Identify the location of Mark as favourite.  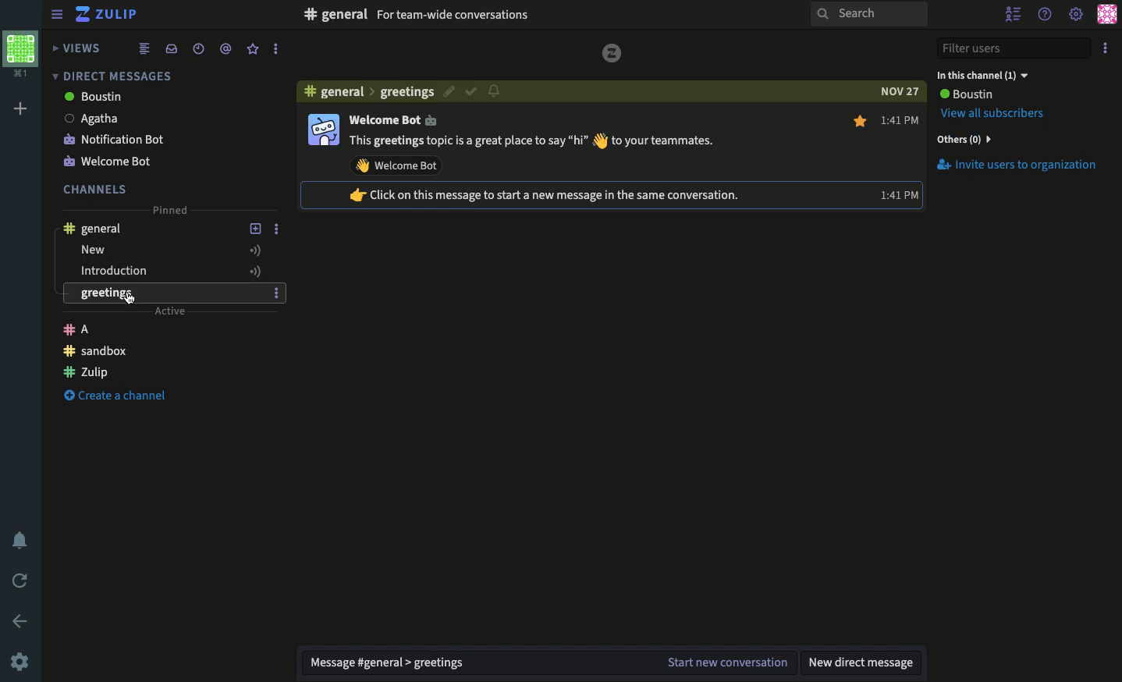
(858, 122).